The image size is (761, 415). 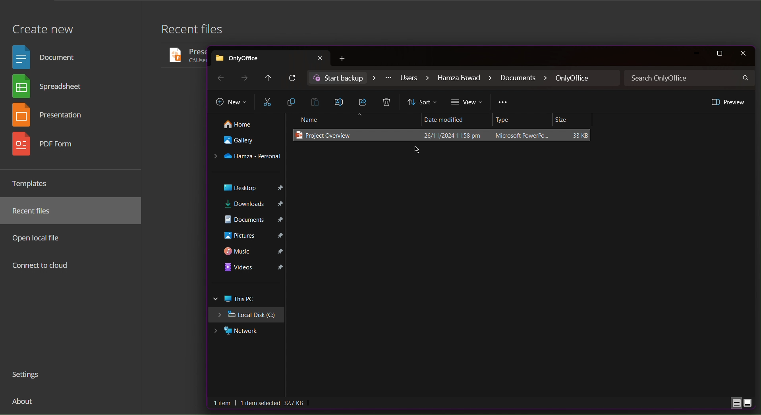 What do you see at coordinates (453, 118) in the screenshot?
I see `date modified` at bounding box center [453, 118].